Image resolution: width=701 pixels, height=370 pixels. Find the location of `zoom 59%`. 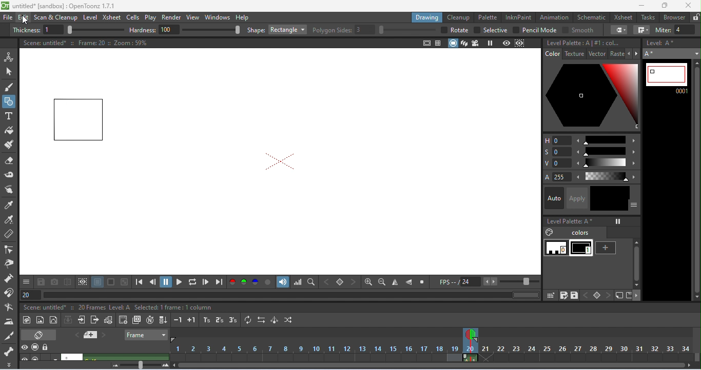

zoom 59% is located at coordinates (128, 43).